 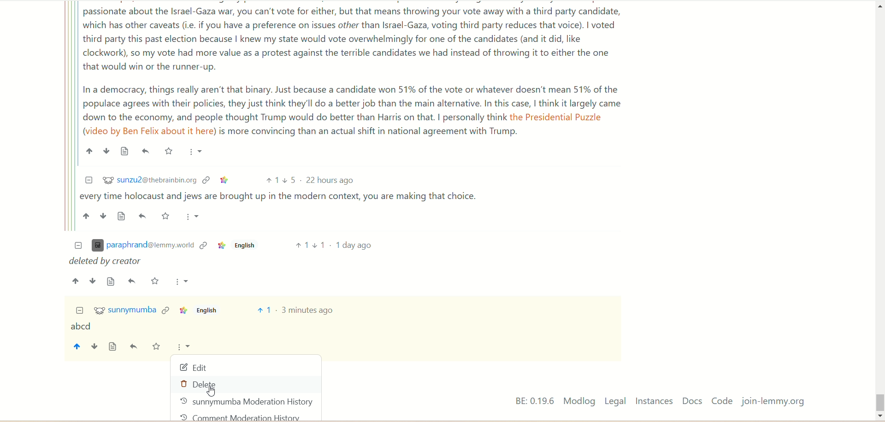 What do you see at coordinates (773, 402) in the screenshot?
I see `join-lemmy.org` at bounding box center [773, 402].